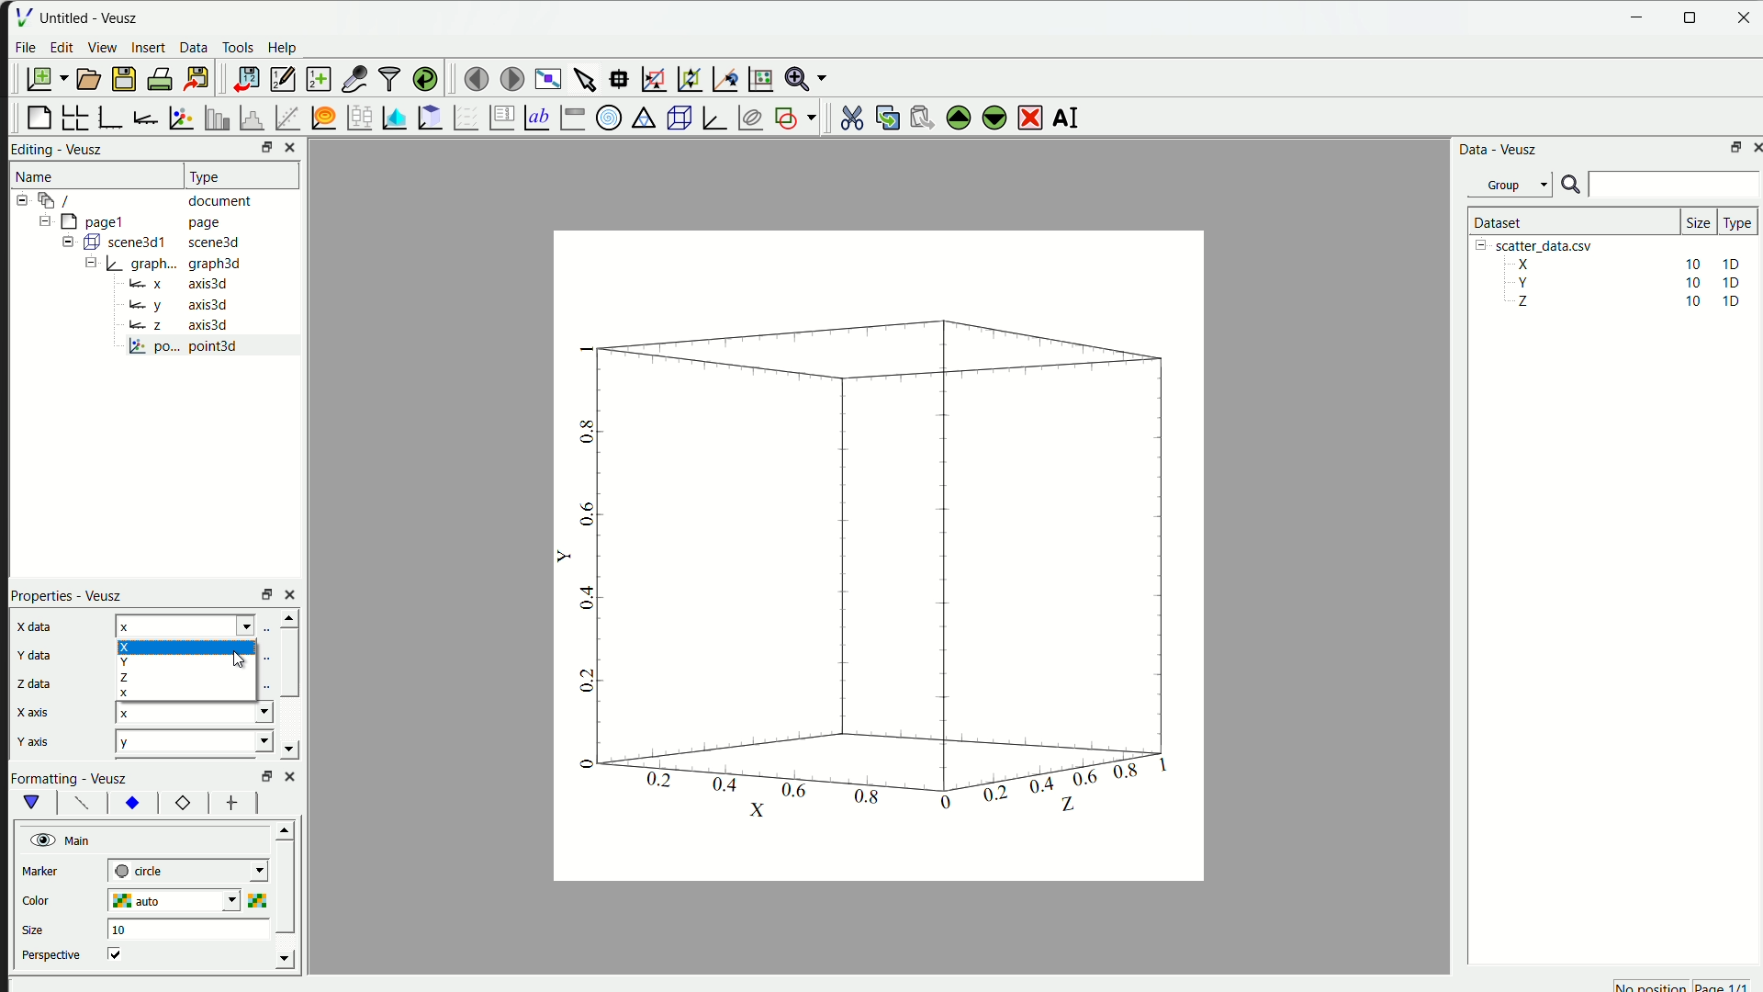  Describe the element at coordinates (31, 682) in the screenshot. I see `z data` at that location.